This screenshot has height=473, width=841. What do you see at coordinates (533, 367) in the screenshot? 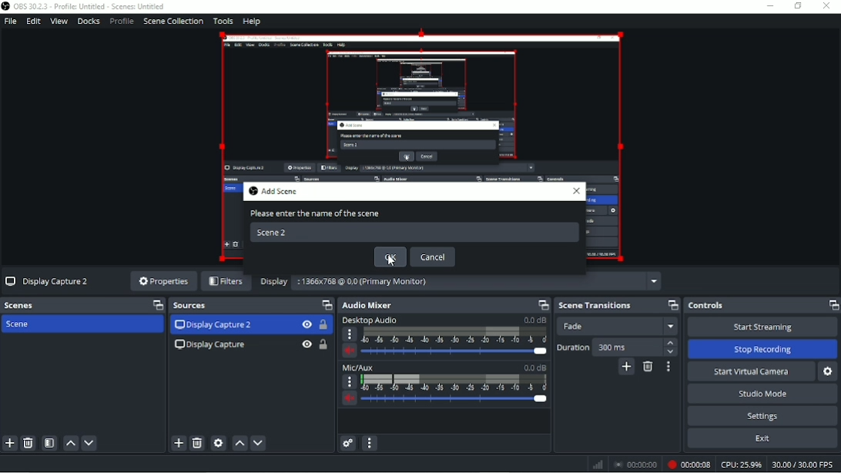
I see `0.0 dB` at bounding box center [533, 367].